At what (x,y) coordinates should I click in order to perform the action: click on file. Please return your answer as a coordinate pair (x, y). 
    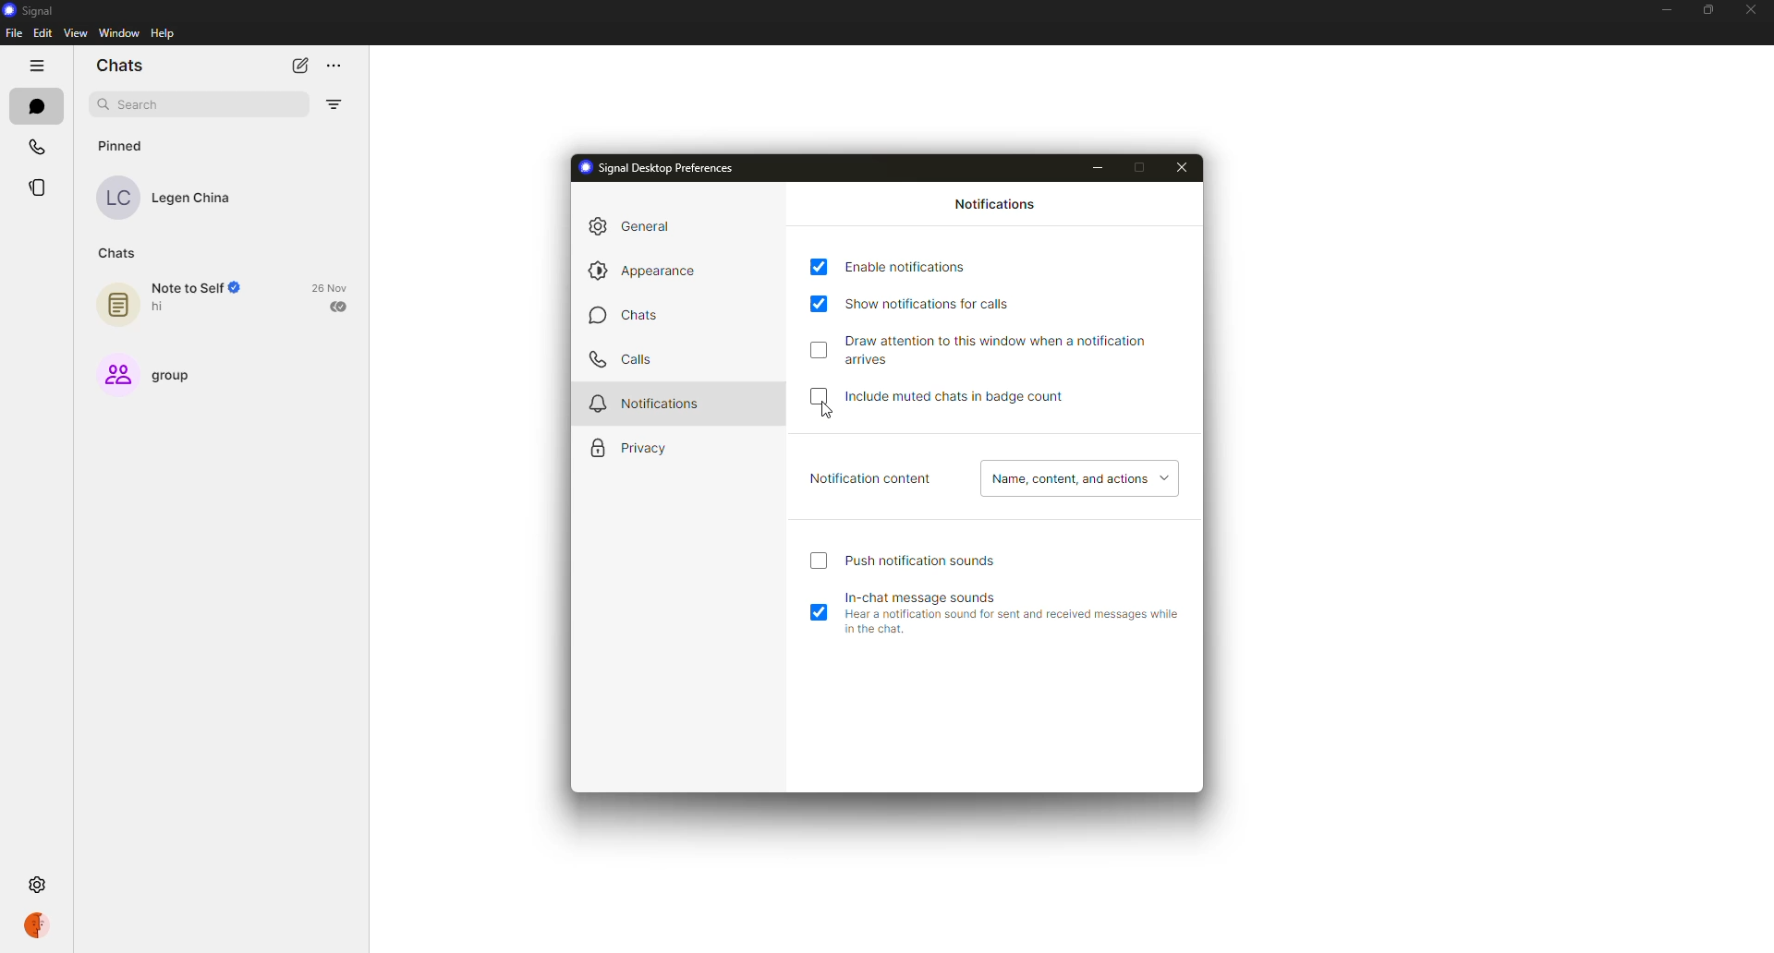
    Looking at the image, I should click on (14, 33).